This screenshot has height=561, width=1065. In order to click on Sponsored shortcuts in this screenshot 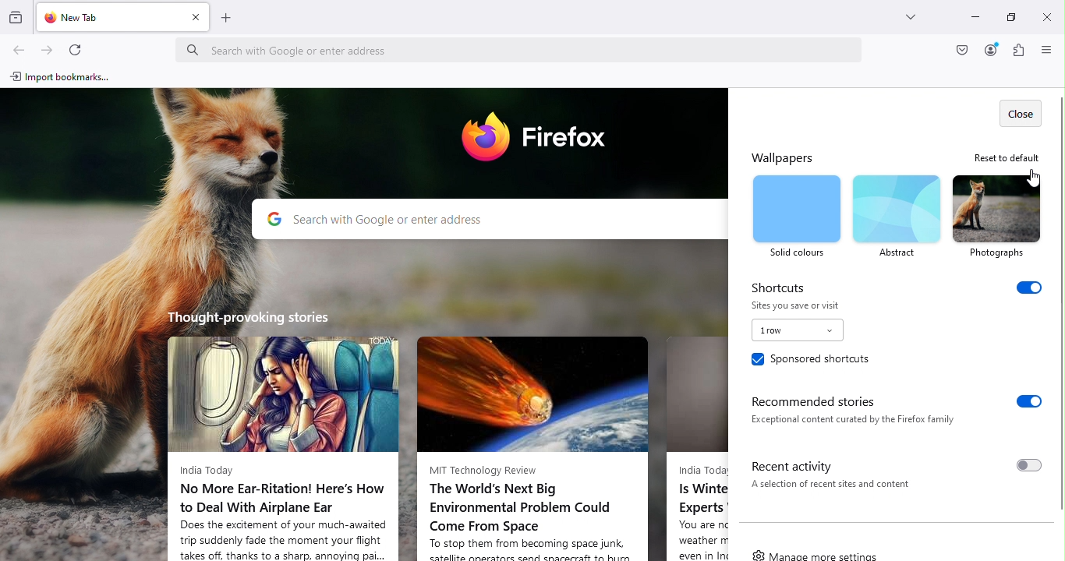, I will do `click(809, 362)`.